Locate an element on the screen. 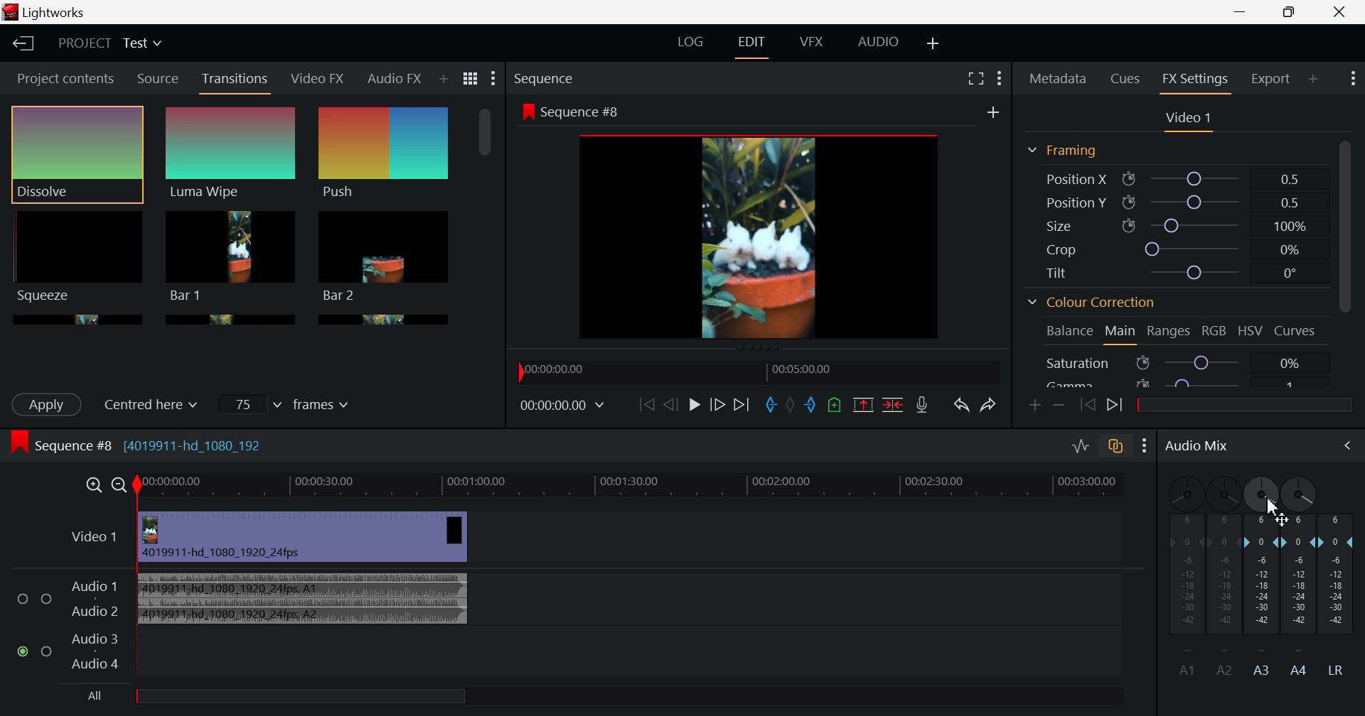  Record Voiceover  is located at coordinates (921, 404).